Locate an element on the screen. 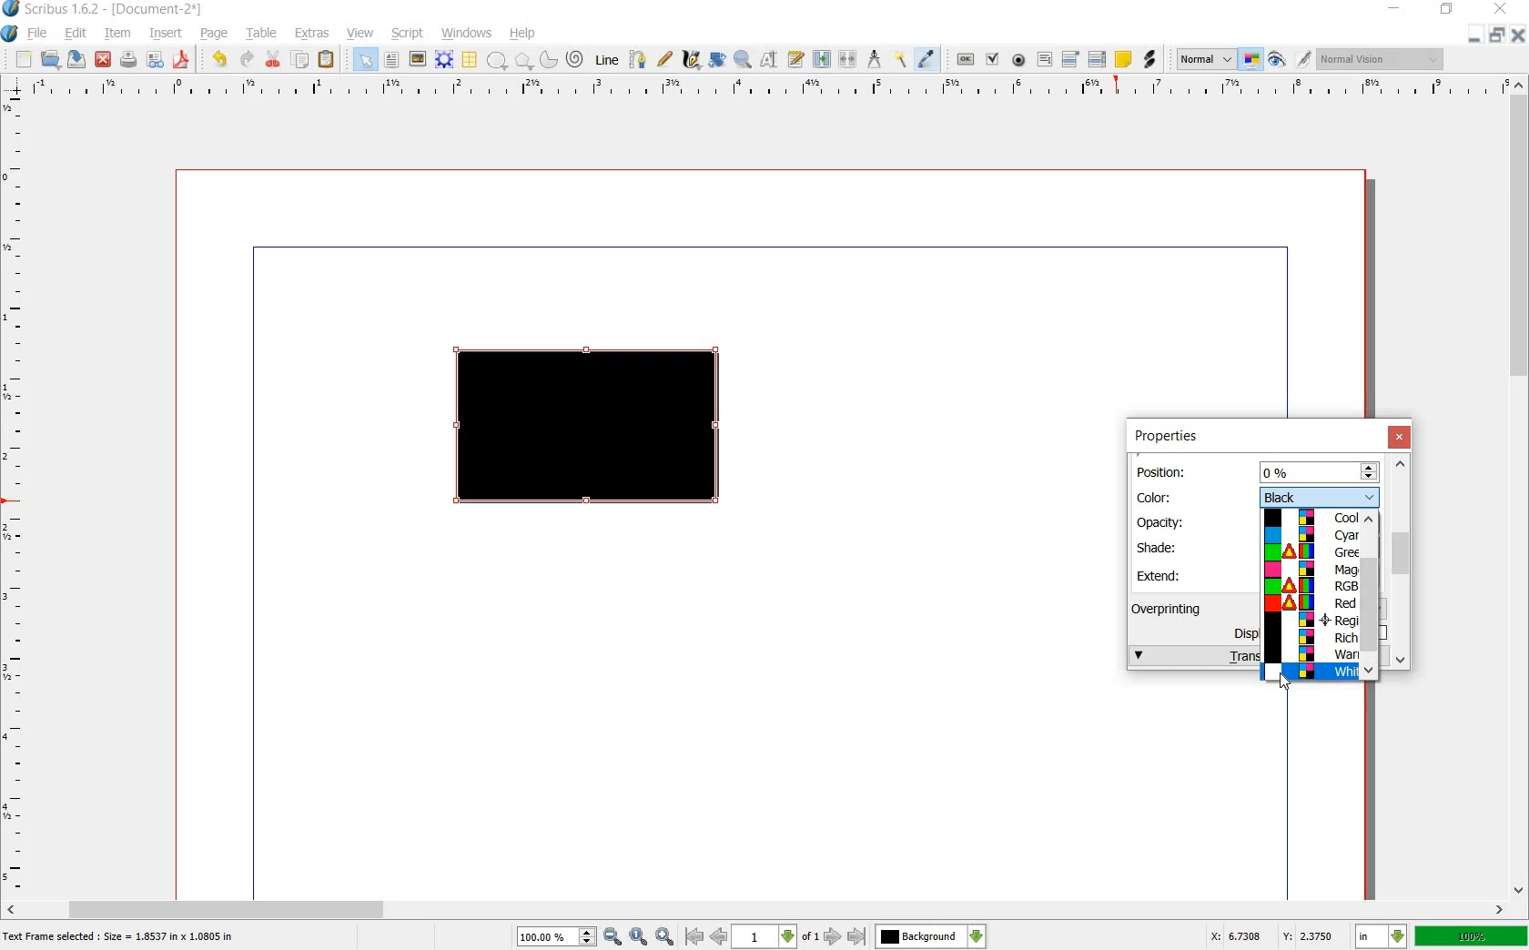 This screenshot has width=1529, height=950. scroll bar is located at coordinates (757, 908).